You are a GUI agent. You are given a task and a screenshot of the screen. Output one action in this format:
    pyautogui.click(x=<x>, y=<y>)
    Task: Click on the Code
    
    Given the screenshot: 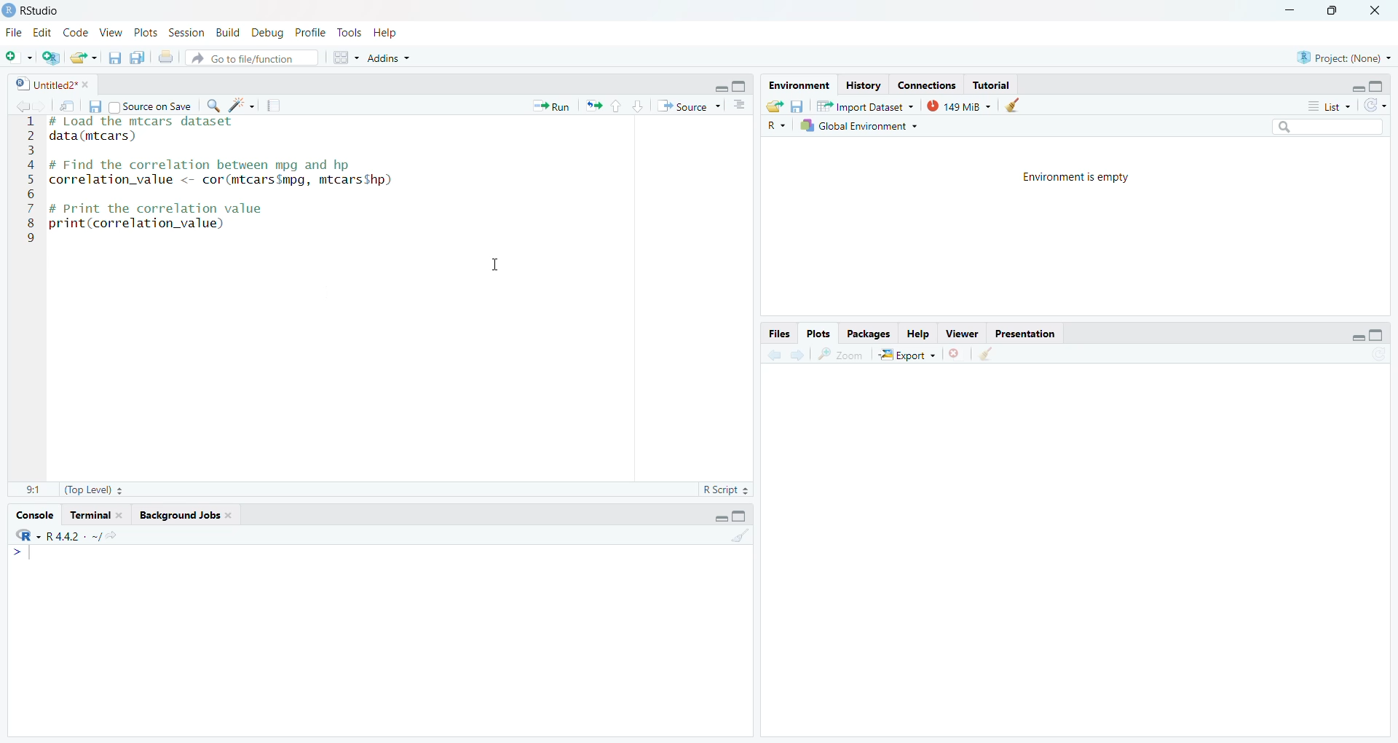 What is the action you would take?
    pyautogui.click(x=76, y=34)
    